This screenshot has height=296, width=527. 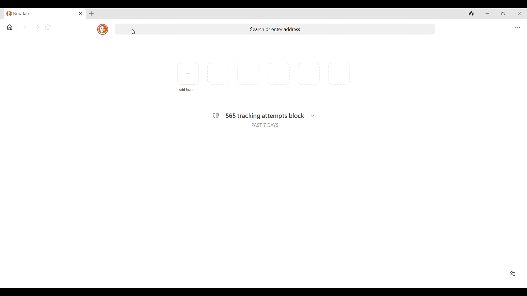 I want to click on Go back, so click(x=26, y=27).